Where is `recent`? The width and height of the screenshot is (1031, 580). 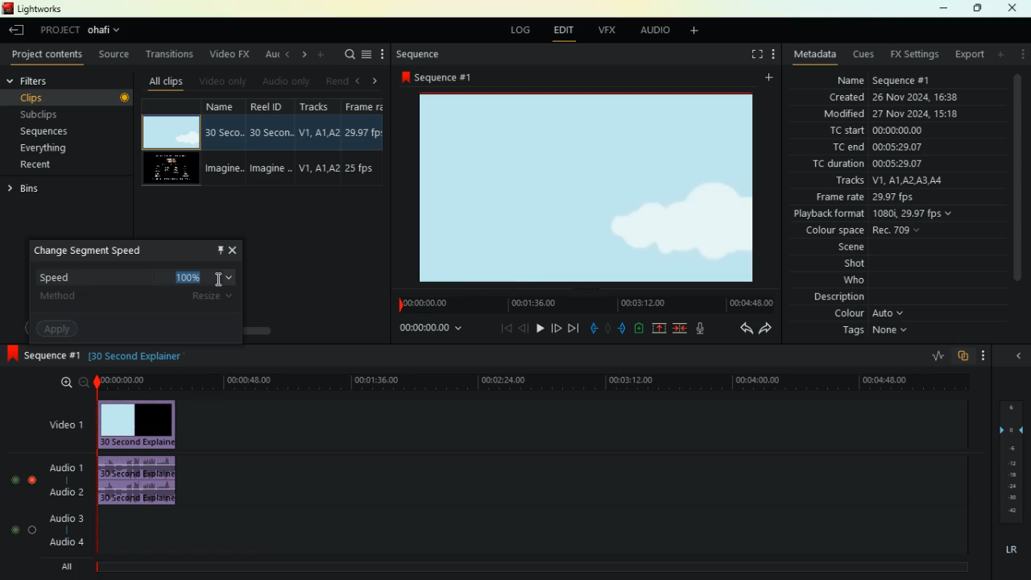 recent is located at coordinates (49, 164).